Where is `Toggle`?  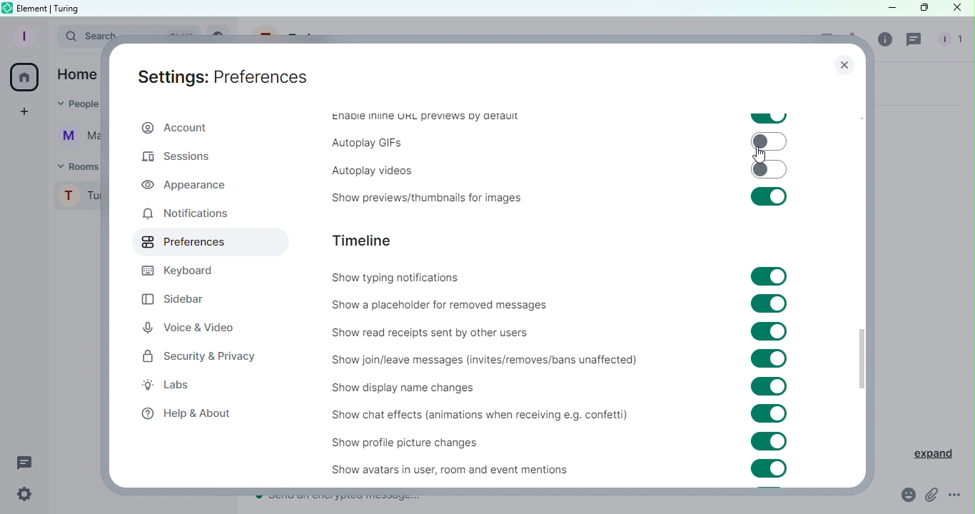 Toggle is located at coordinates (770, 303).